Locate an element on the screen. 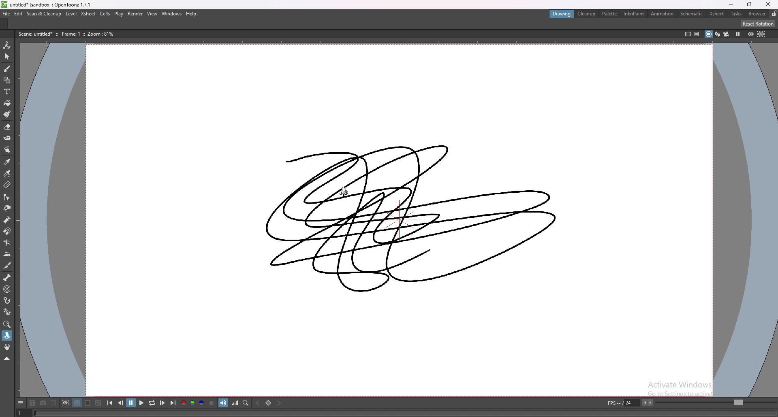 This screenshot has width=778, height=417. plastic is located at coordinates (6, 312).